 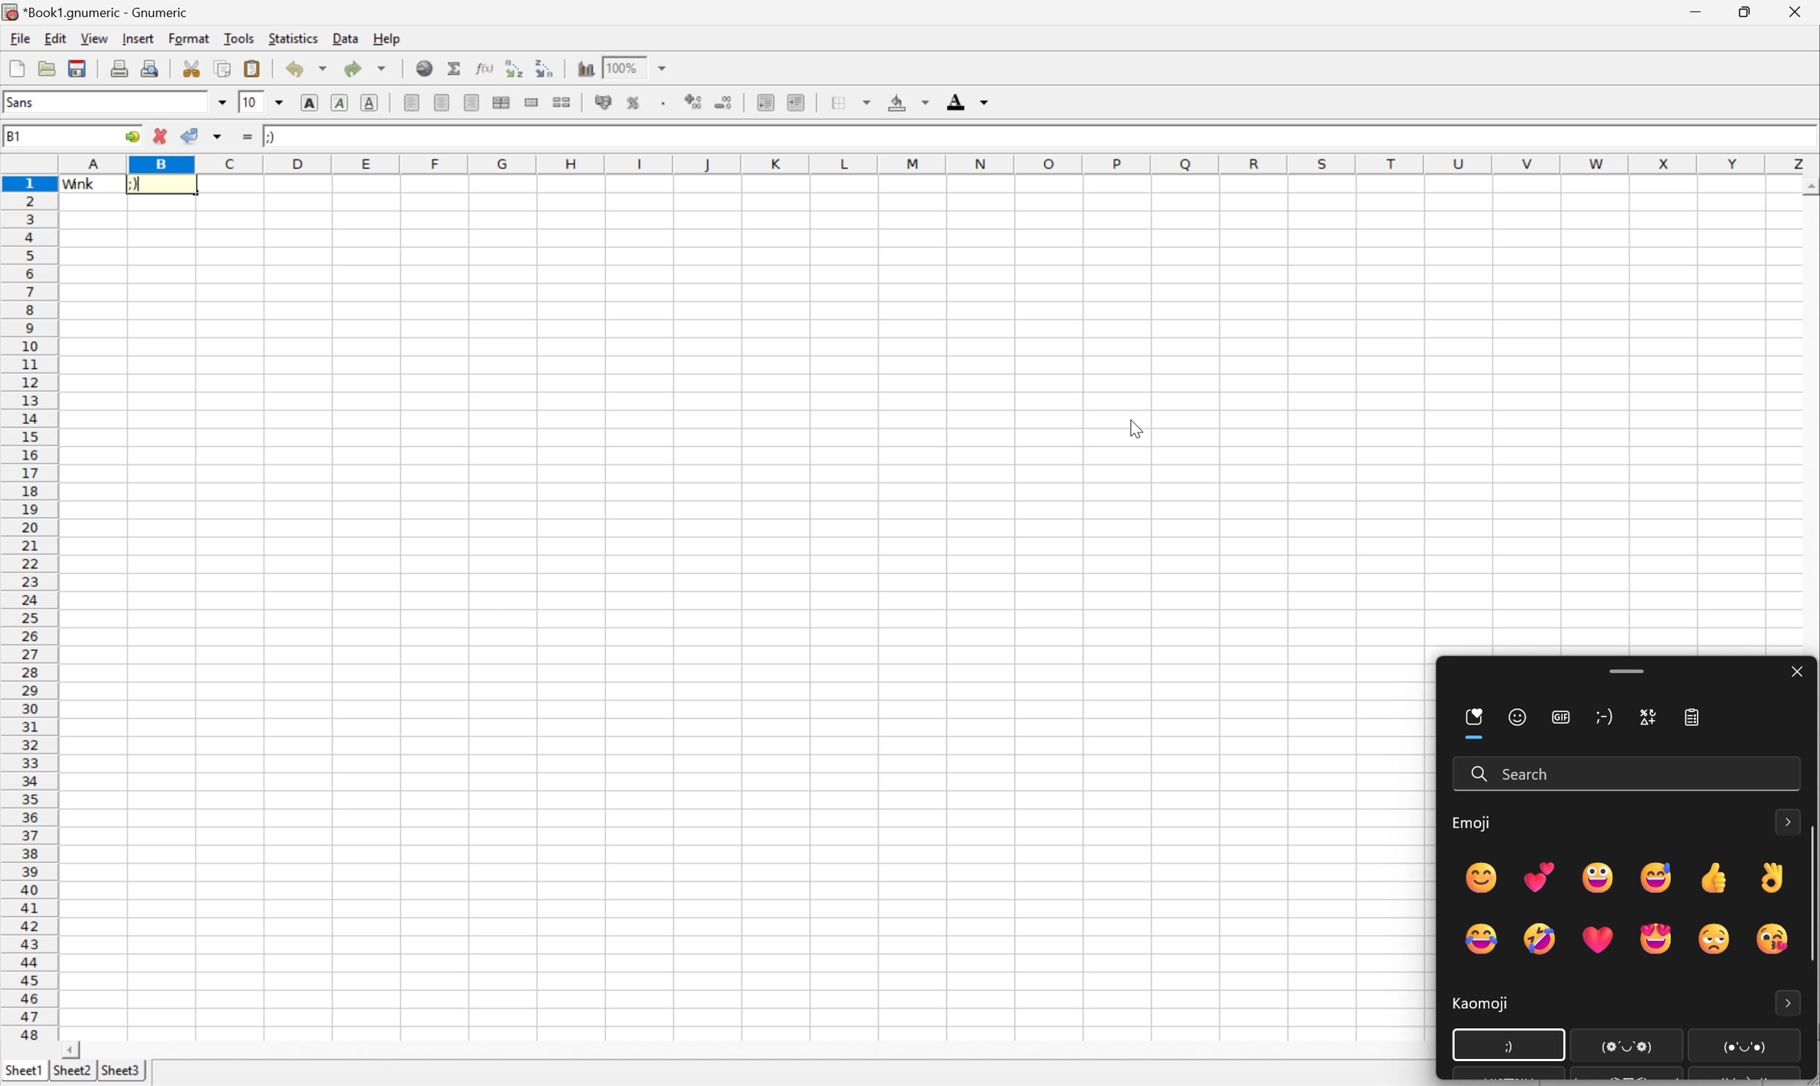 I want to click on wink, so click(x=79, y=185).